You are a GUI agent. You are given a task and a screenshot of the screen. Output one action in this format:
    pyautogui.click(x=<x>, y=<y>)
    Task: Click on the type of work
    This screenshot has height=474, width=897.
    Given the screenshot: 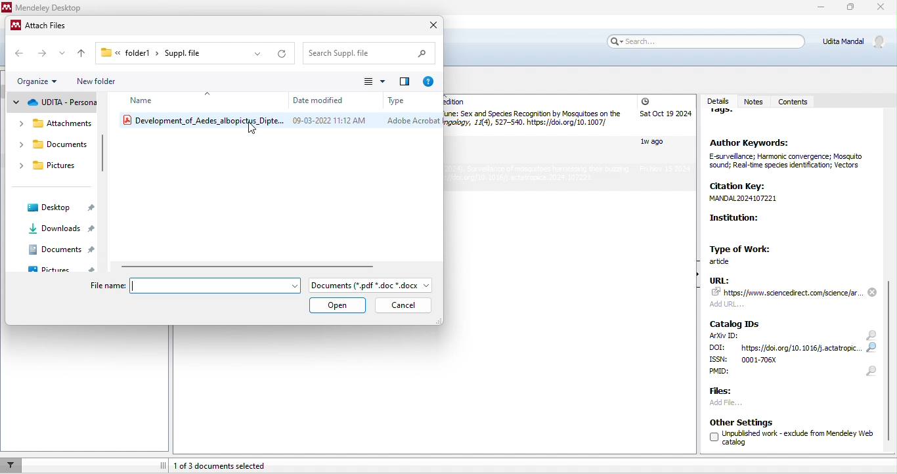 What is the action you would take?
    pyautogui.click(x=746, y=253)
    